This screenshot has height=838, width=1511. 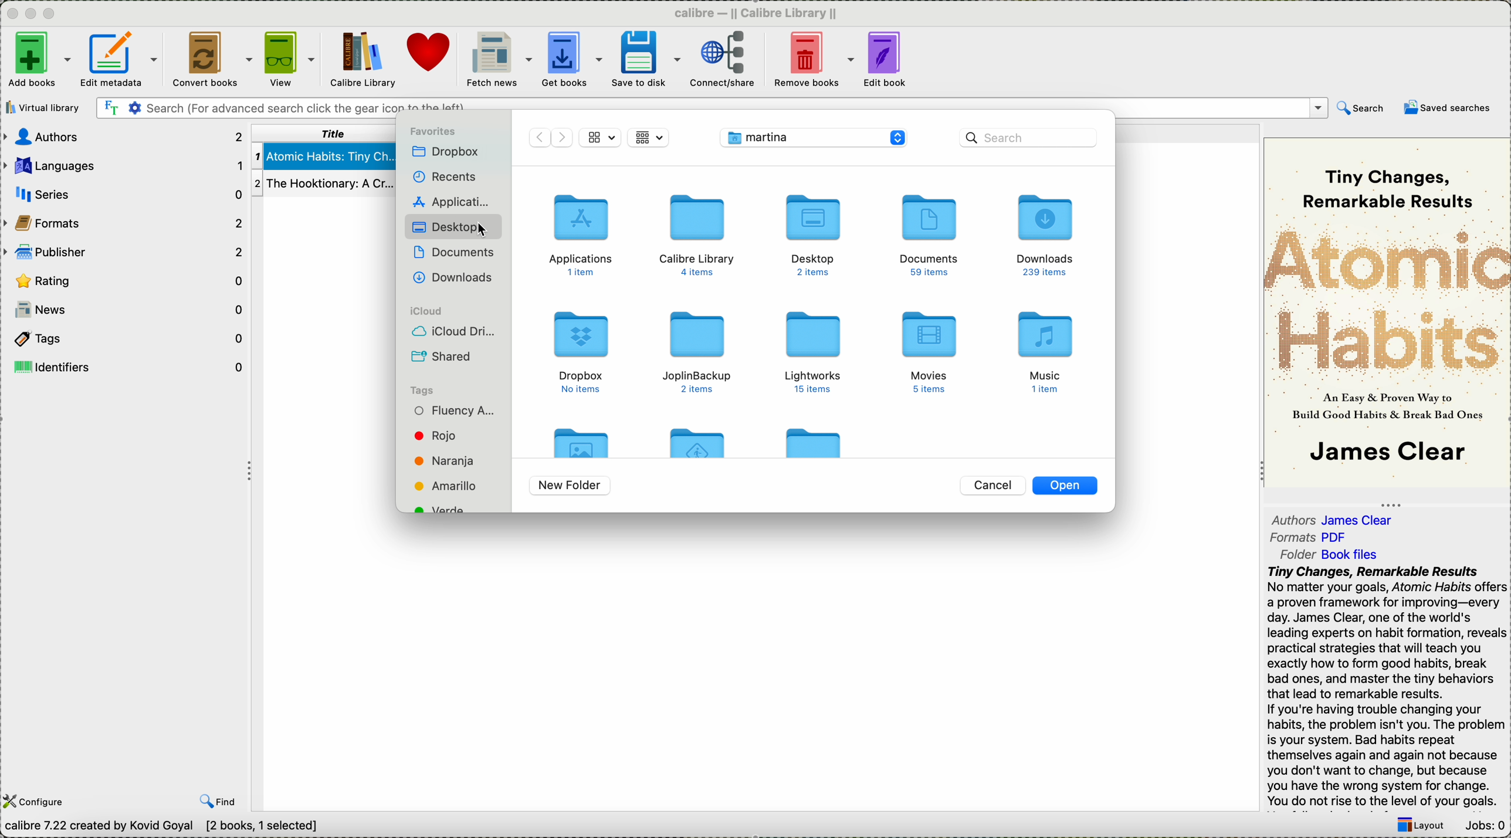 What do you see at coordinates (994, 486) in the screenshot?
I see `cancel` at bounding box center [994, 486].